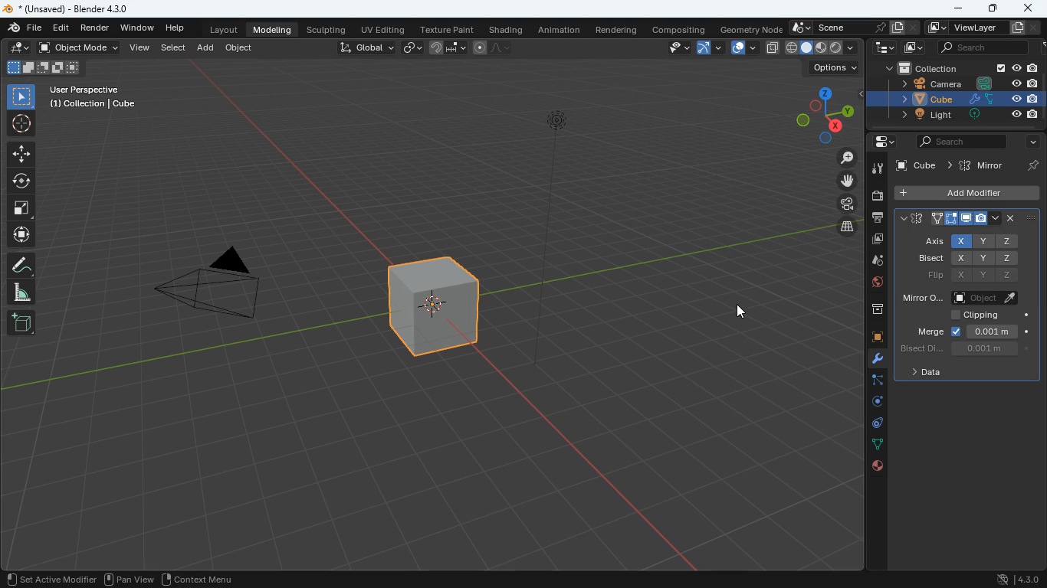 This screenshot has height=588, width=1047. I want to click on bisect, so click(973, 258).